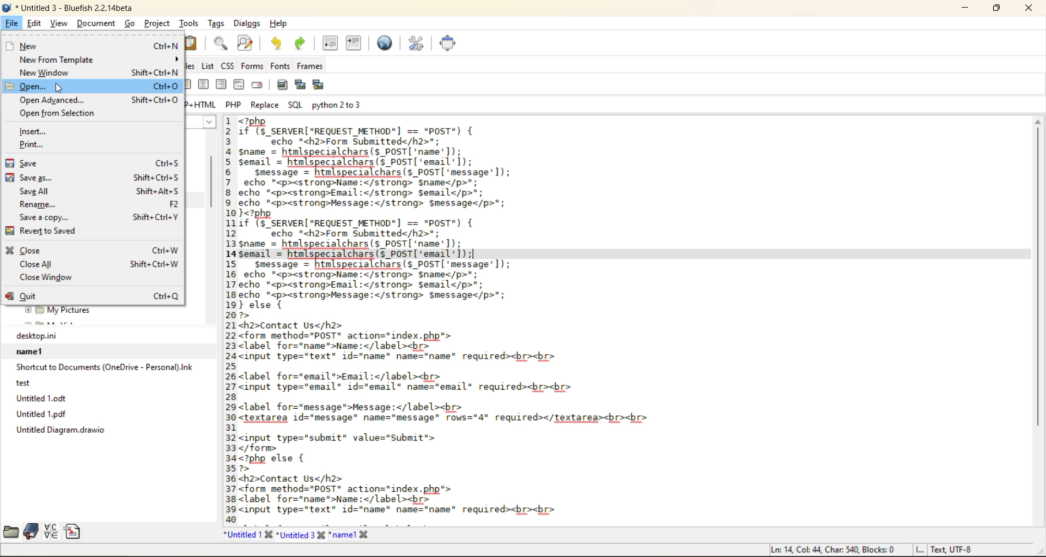 The image size is (1046, 557). I want to click on folder explorer, so click(100, 314).